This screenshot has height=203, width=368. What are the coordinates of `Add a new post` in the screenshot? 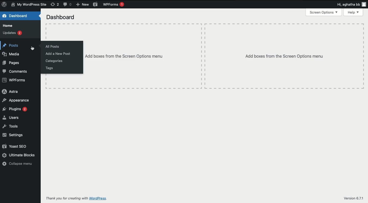 It's located at (59, 54).